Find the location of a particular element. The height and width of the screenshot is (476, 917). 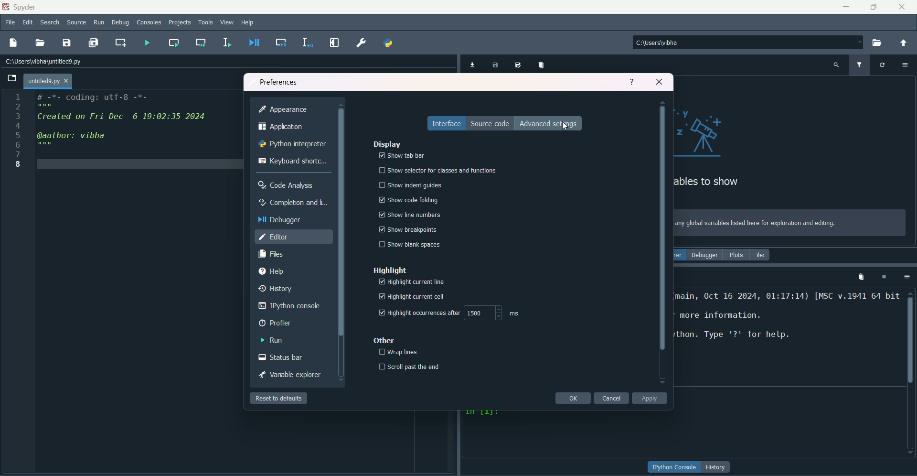

appearance is located at coordinates (284, 109).